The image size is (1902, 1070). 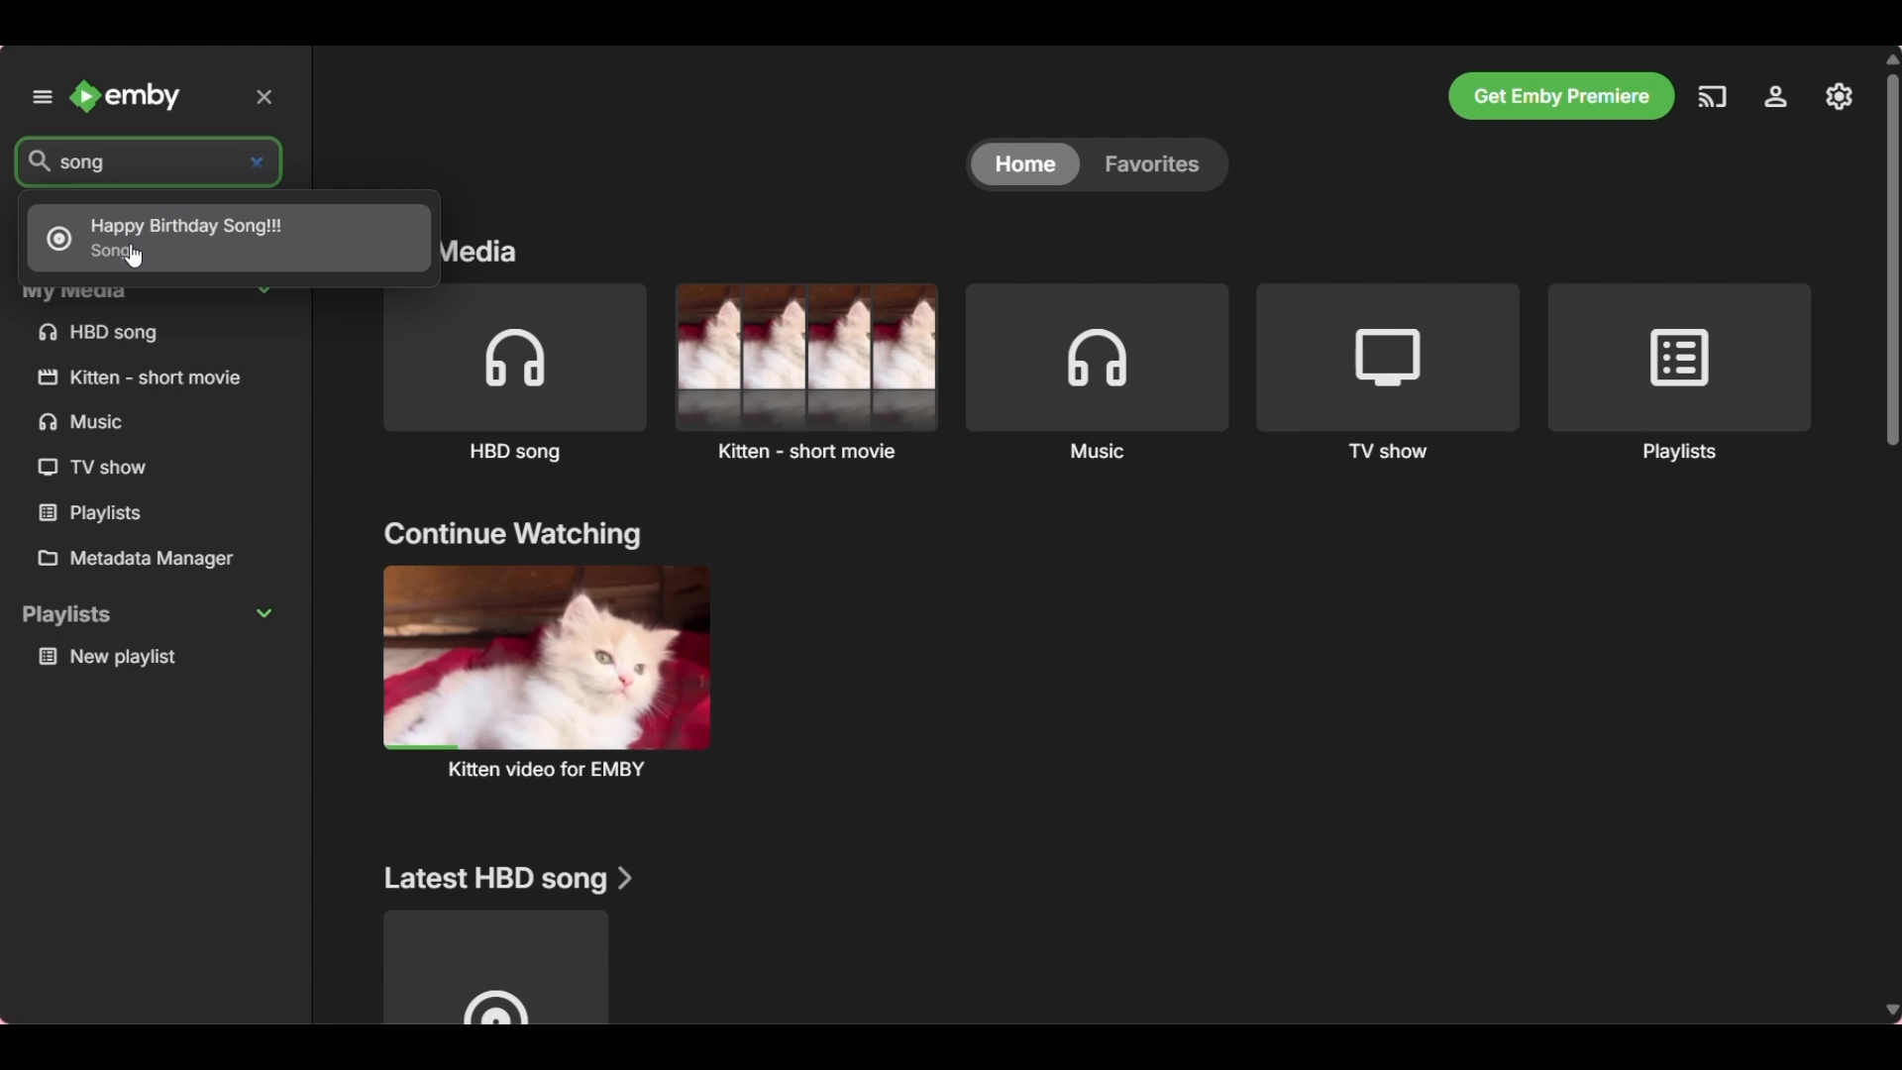 I want to click on HBD song, so click(x=514, y=374).